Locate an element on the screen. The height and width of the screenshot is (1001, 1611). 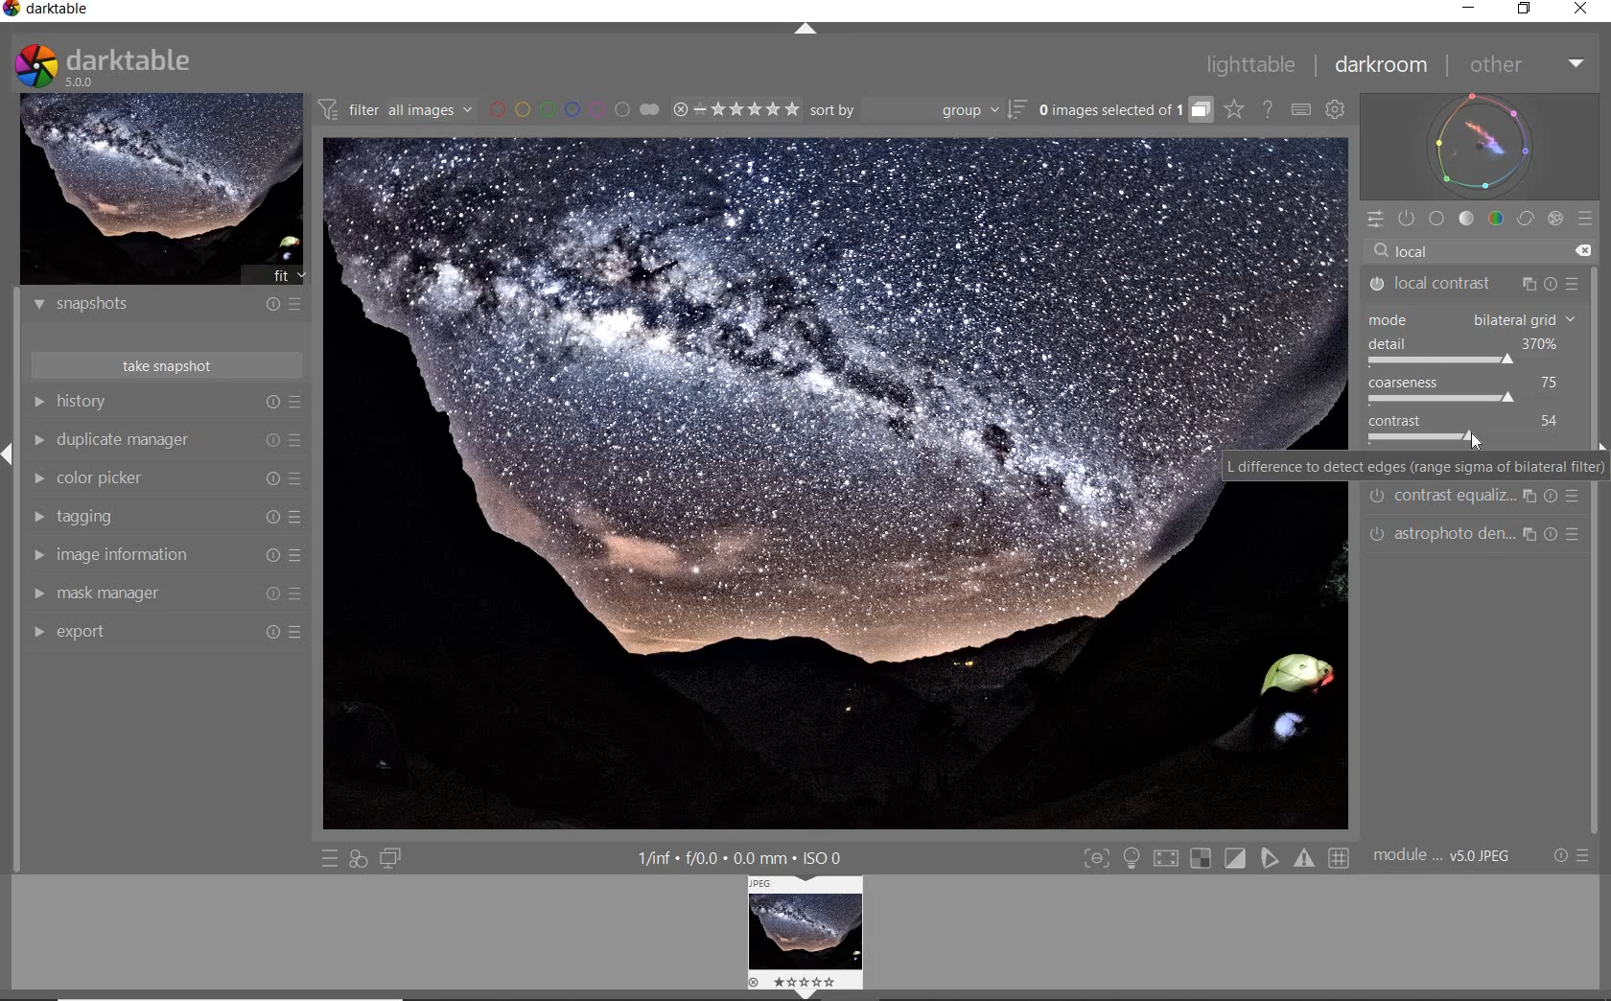
Switched off is located at coordinates (1371, 285).